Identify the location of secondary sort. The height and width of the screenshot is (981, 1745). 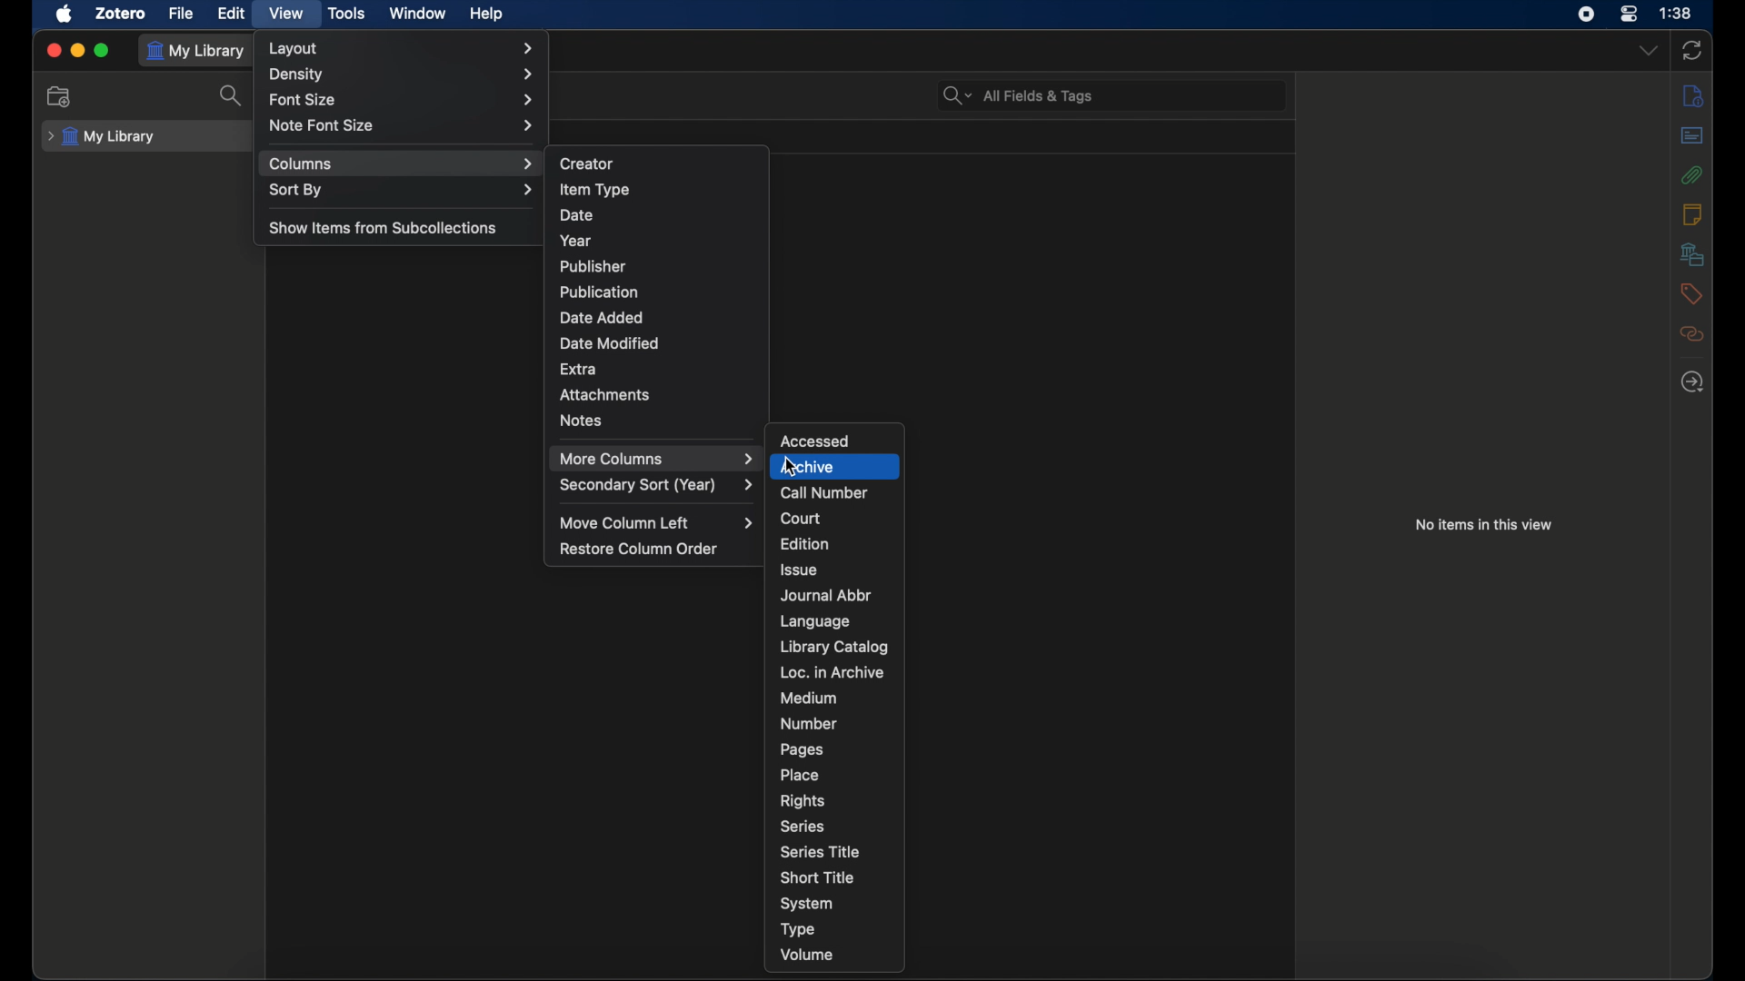
(656, 485).